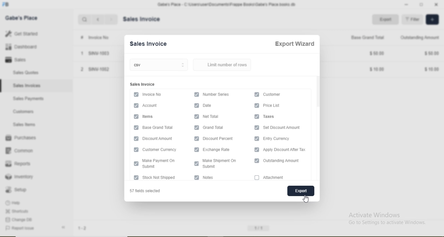 This screenshot has width=444, height=237. What do you see at coordinates (256, 105) in the screenshot?
I see `checkbox` at bounding box center [256, 105].